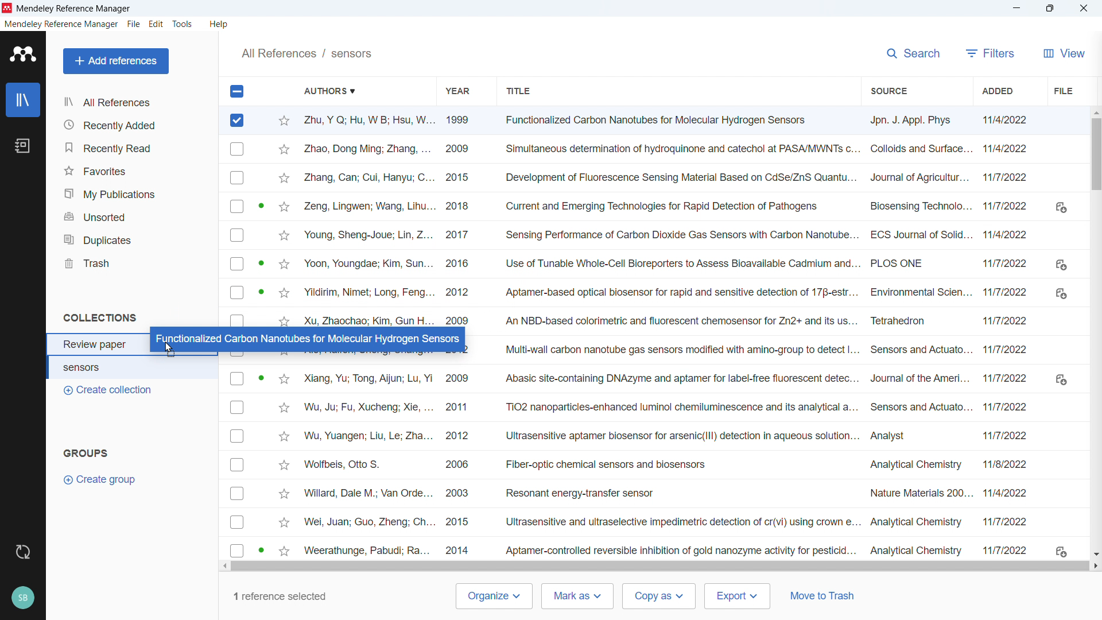 This screenshot has width=1102, height=620. I want to click on file , so click(1062, 91).